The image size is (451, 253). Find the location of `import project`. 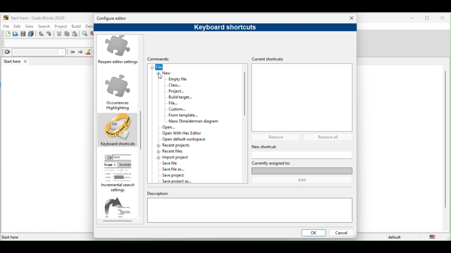

import project is located at coordinates (175, 157).